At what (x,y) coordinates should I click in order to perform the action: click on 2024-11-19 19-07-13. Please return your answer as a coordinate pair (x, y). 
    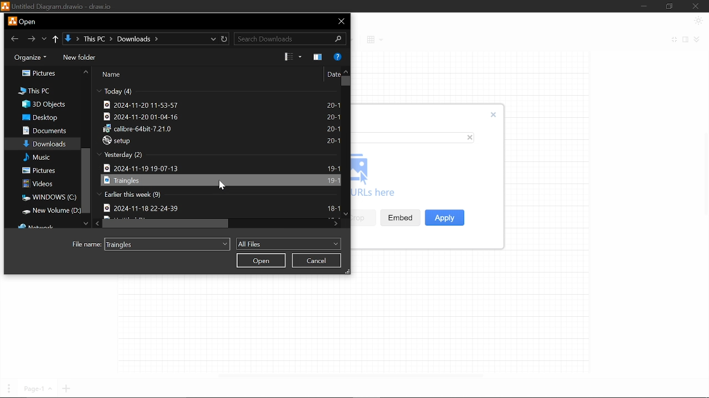
    Looking at the image, I should click on (156, 169).